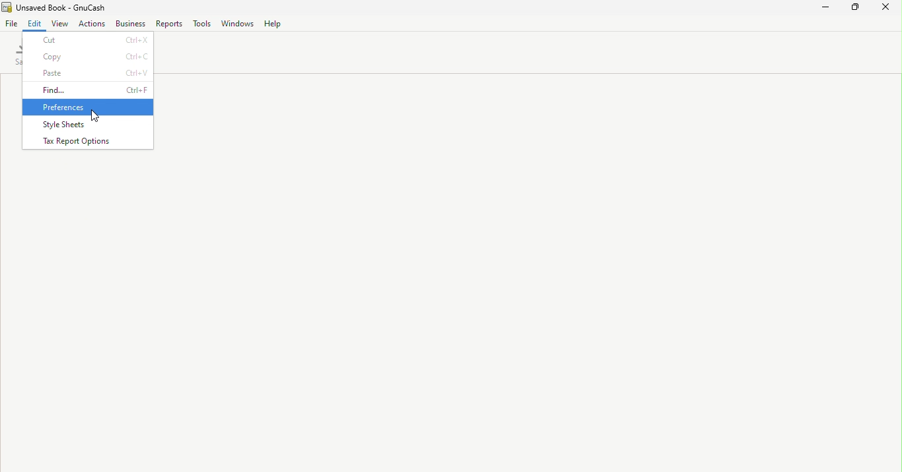 This screenshot has width=902, height=472. What do you see at coordinates (88, 56) in the screenshot?
I see `Copy` at bounding box center [88, 56].